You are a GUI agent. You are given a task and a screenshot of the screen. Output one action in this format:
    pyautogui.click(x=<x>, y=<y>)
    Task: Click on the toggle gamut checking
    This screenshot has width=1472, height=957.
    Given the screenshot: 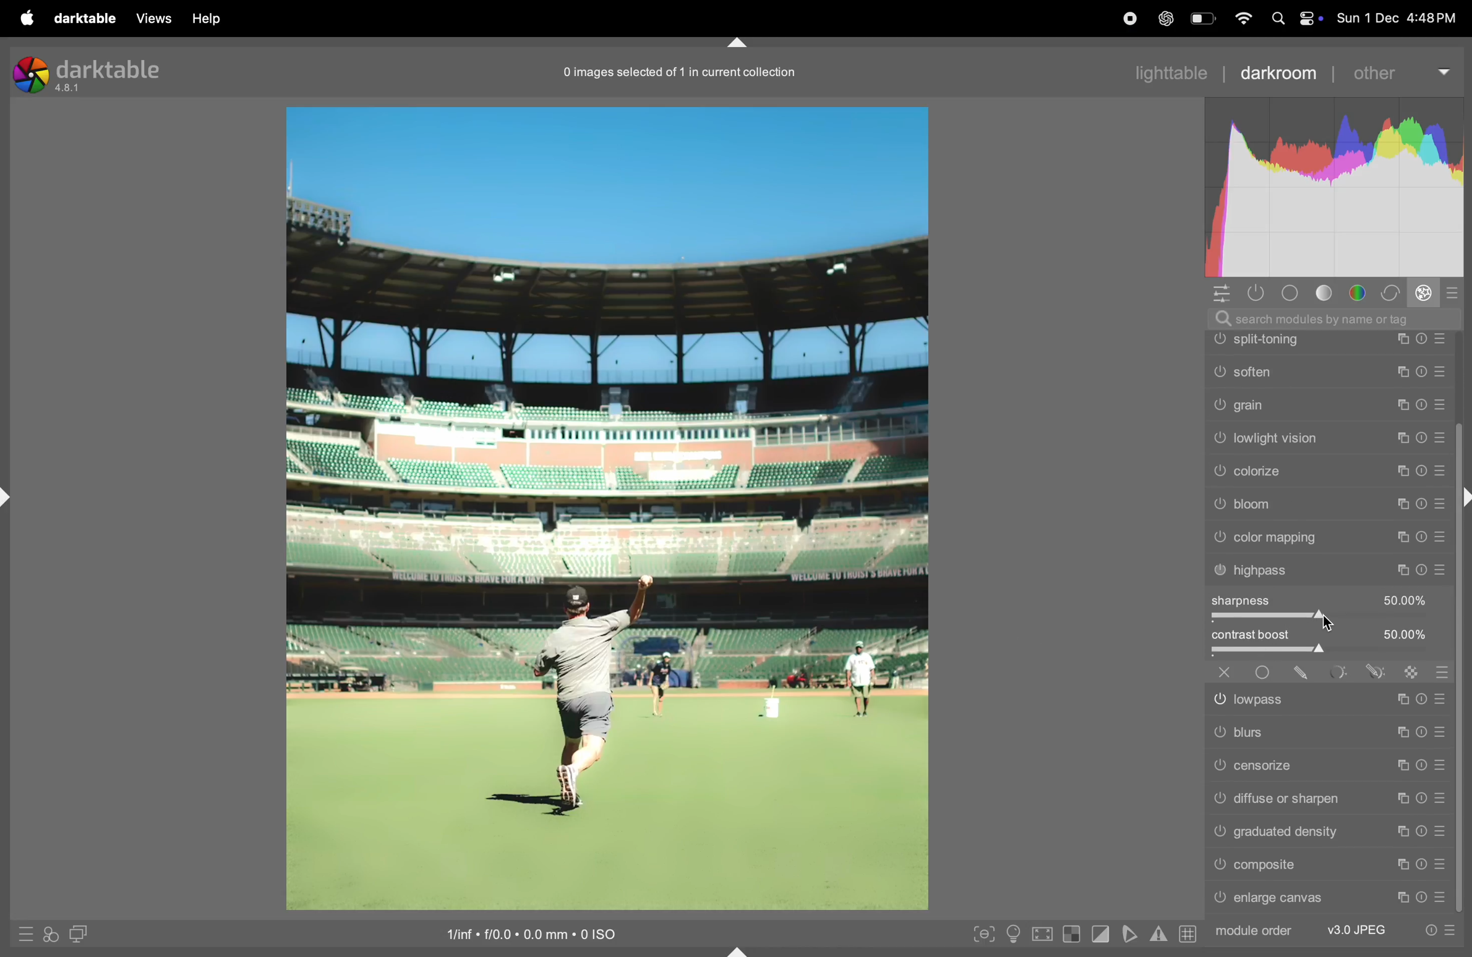 What is the action you would take?
    pyautogui.click(x=1158, y=932)
    